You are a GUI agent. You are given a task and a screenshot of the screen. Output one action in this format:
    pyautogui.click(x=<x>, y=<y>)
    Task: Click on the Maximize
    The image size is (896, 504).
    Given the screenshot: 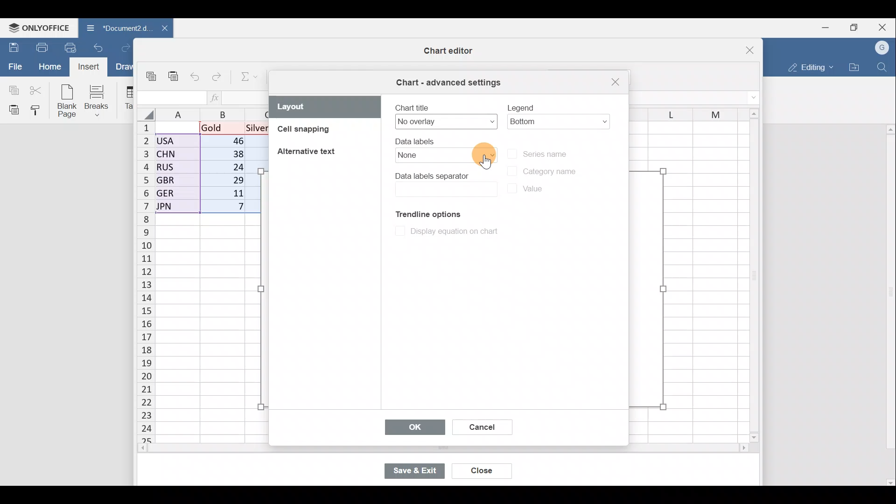 What is the action you would take?
    pyautogui.click(x=858, y=27)
    